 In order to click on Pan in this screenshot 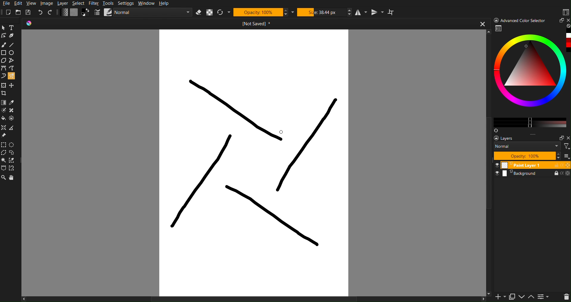, I will do `click(13, 178)`.